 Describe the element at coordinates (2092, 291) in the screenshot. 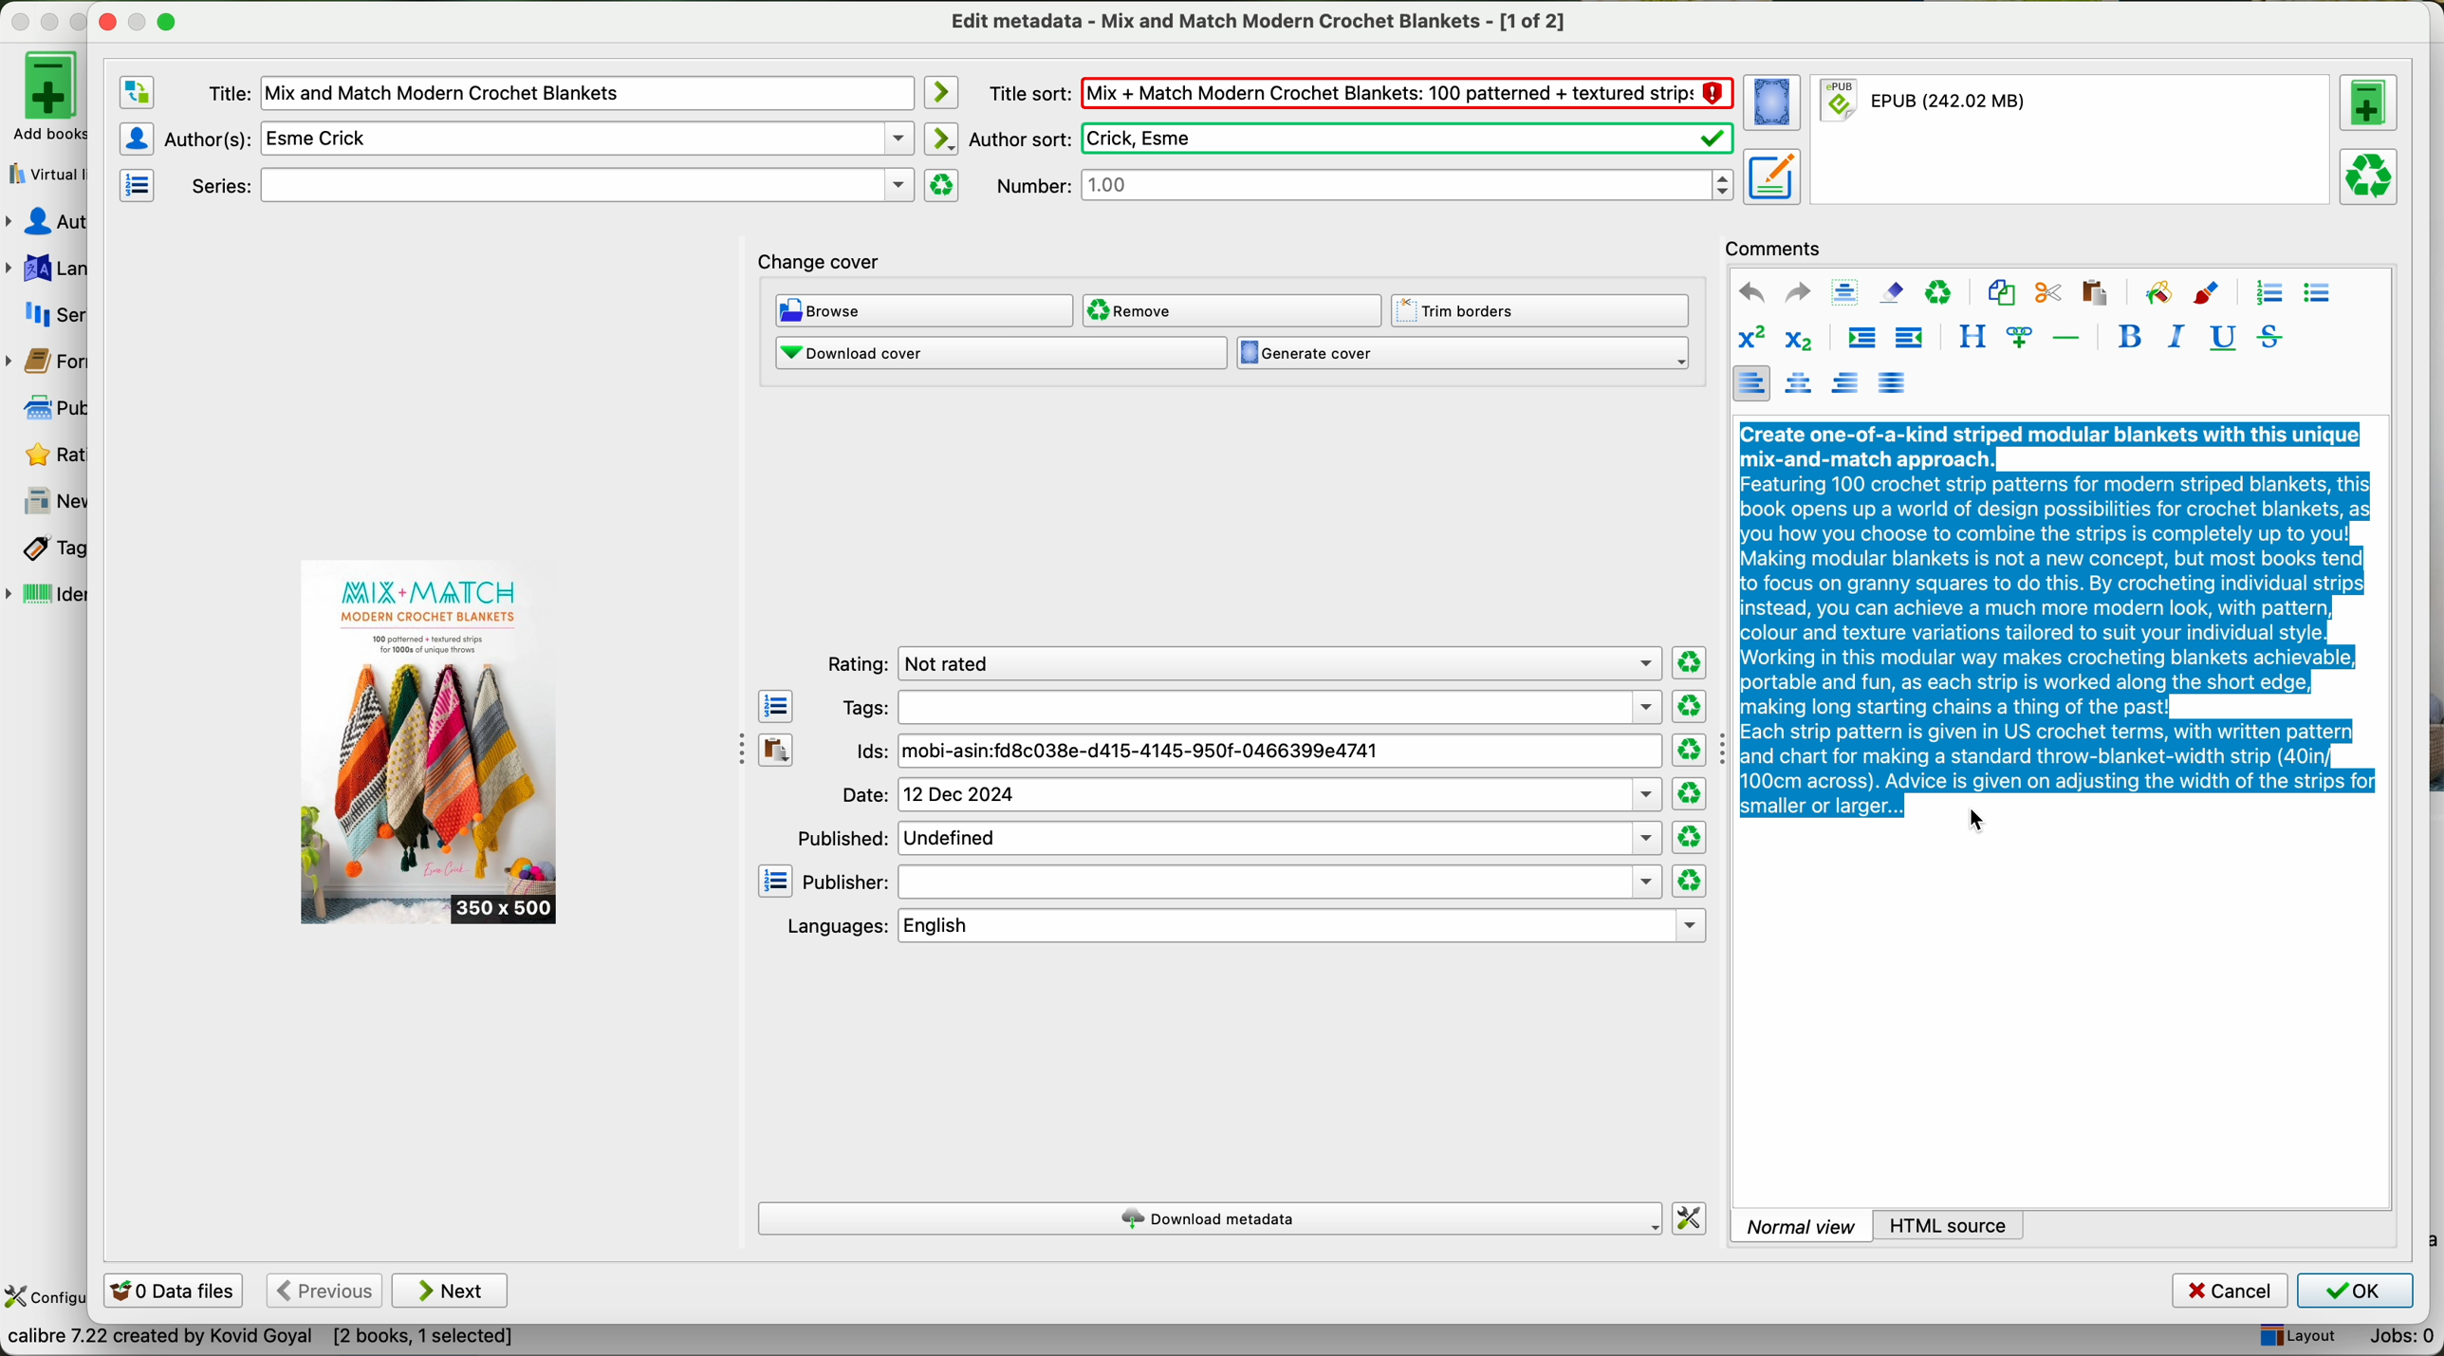

I see `paste` at that location.